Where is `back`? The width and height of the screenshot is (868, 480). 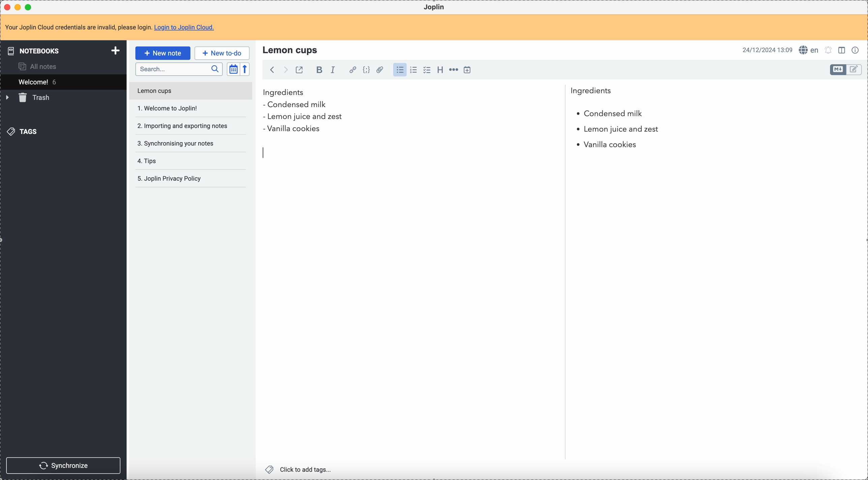 back is located at coordinates (272, 70).